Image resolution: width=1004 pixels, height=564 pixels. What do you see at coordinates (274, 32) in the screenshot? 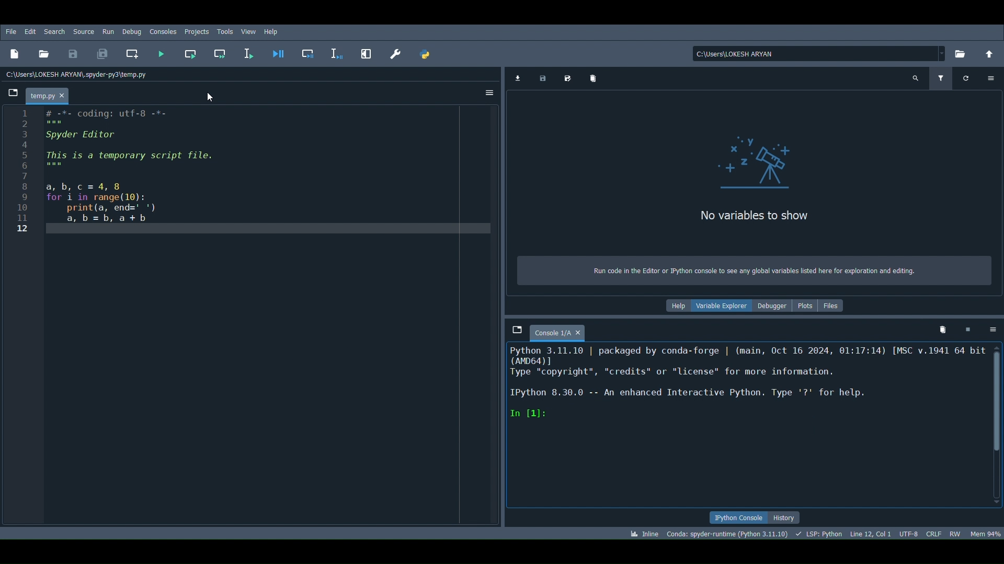
I see `Help` at bounding box center [274, 32].